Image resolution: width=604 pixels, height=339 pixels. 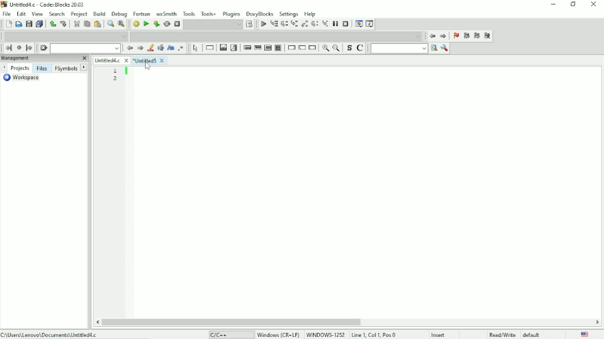 I want to click on close, so click(x=84, y=59).